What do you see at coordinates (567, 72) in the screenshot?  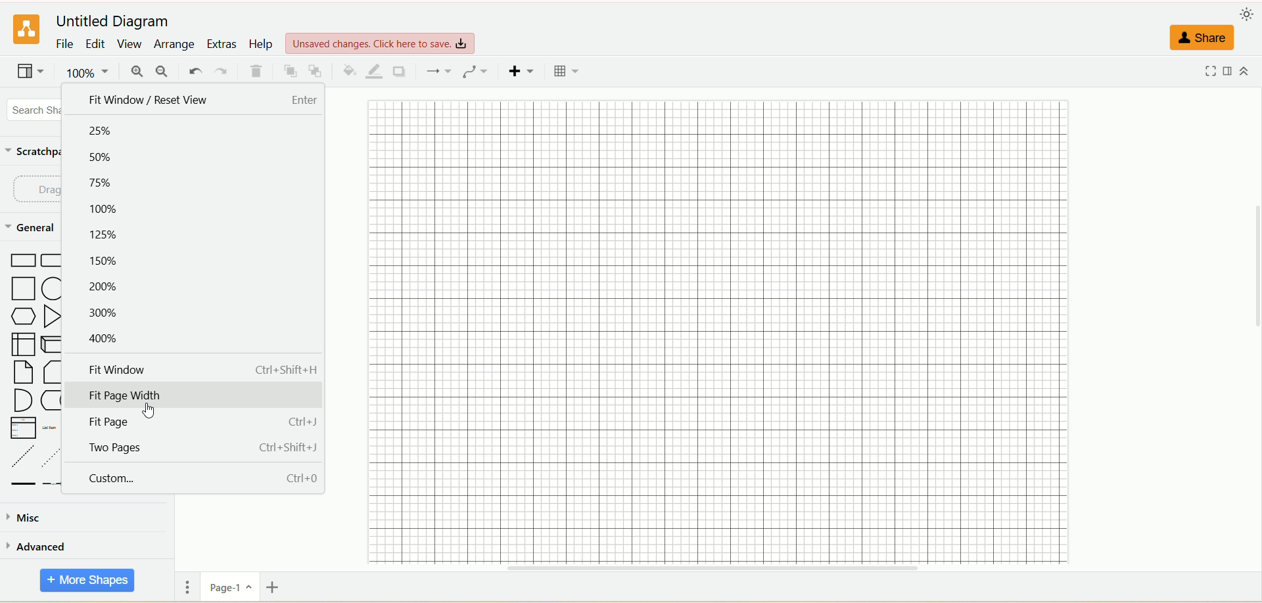 I see `Table` at bounding box center [567, 72].